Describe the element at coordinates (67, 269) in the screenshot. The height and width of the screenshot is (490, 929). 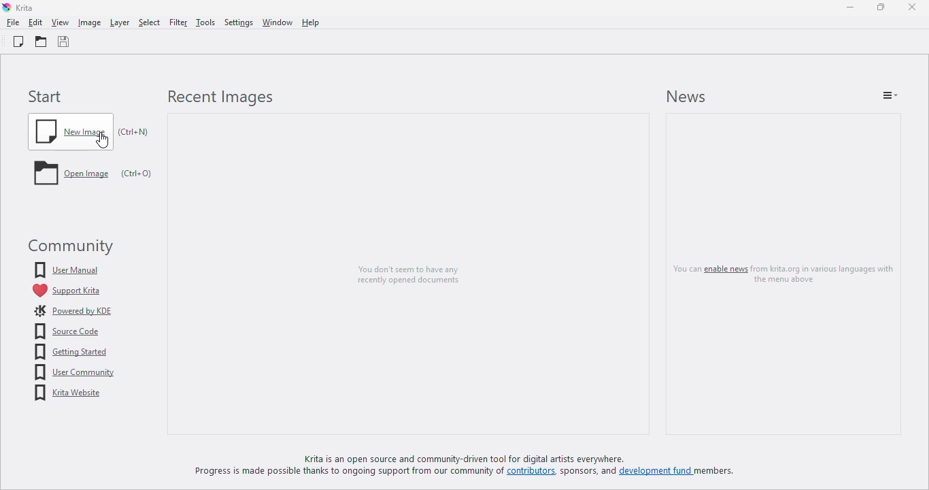
I see `user manual` at that location.